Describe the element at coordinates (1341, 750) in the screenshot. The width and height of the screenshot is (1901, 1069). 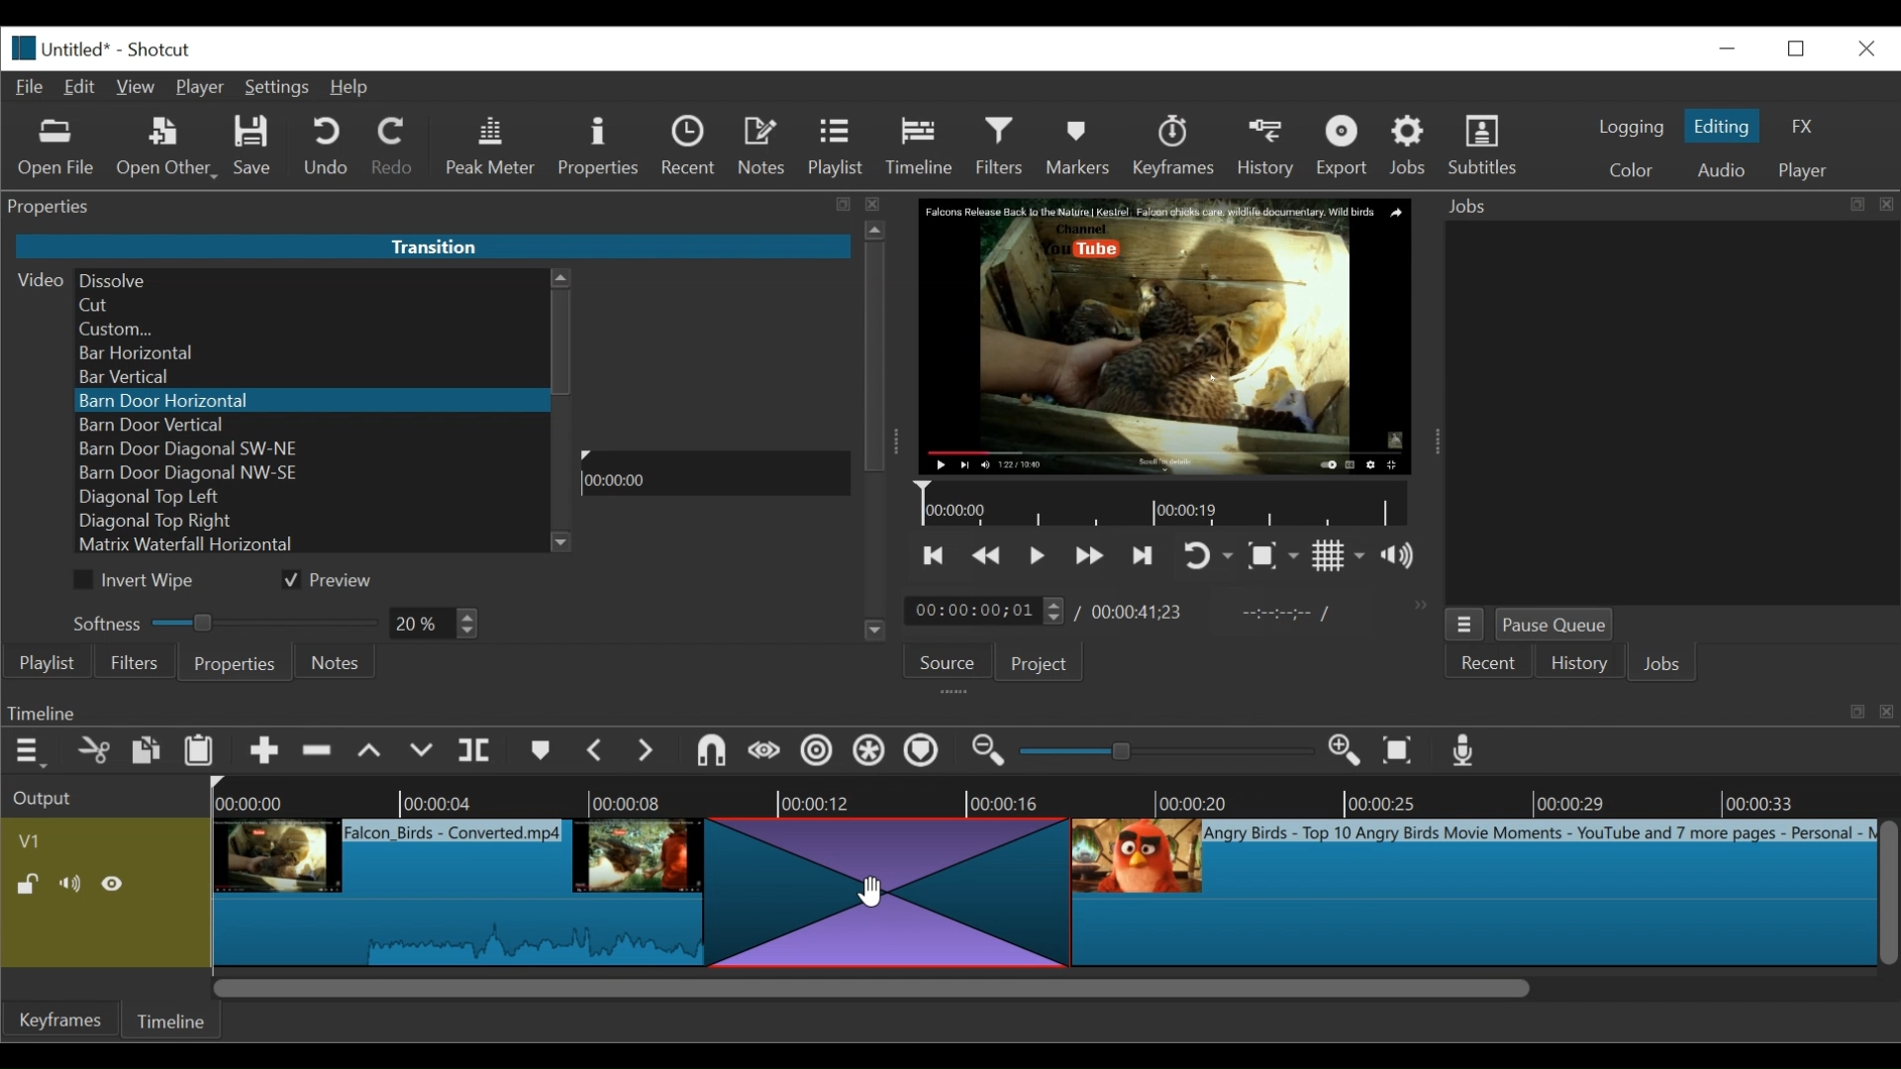
I see `Zoom in` at that location.